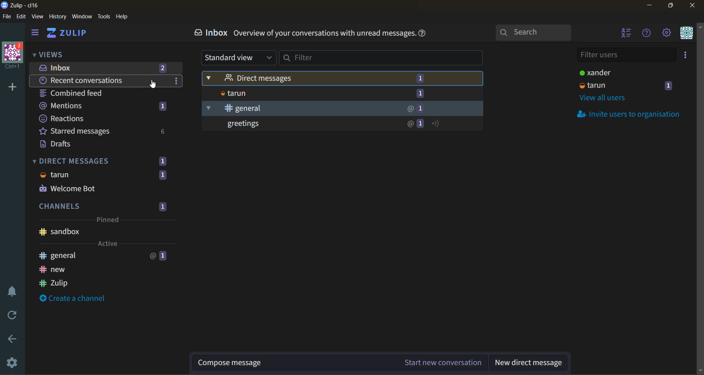 The image size is (704, 375). Describe the element at coordinates (14, 340) in the screenshot. I see `go back` at that location.